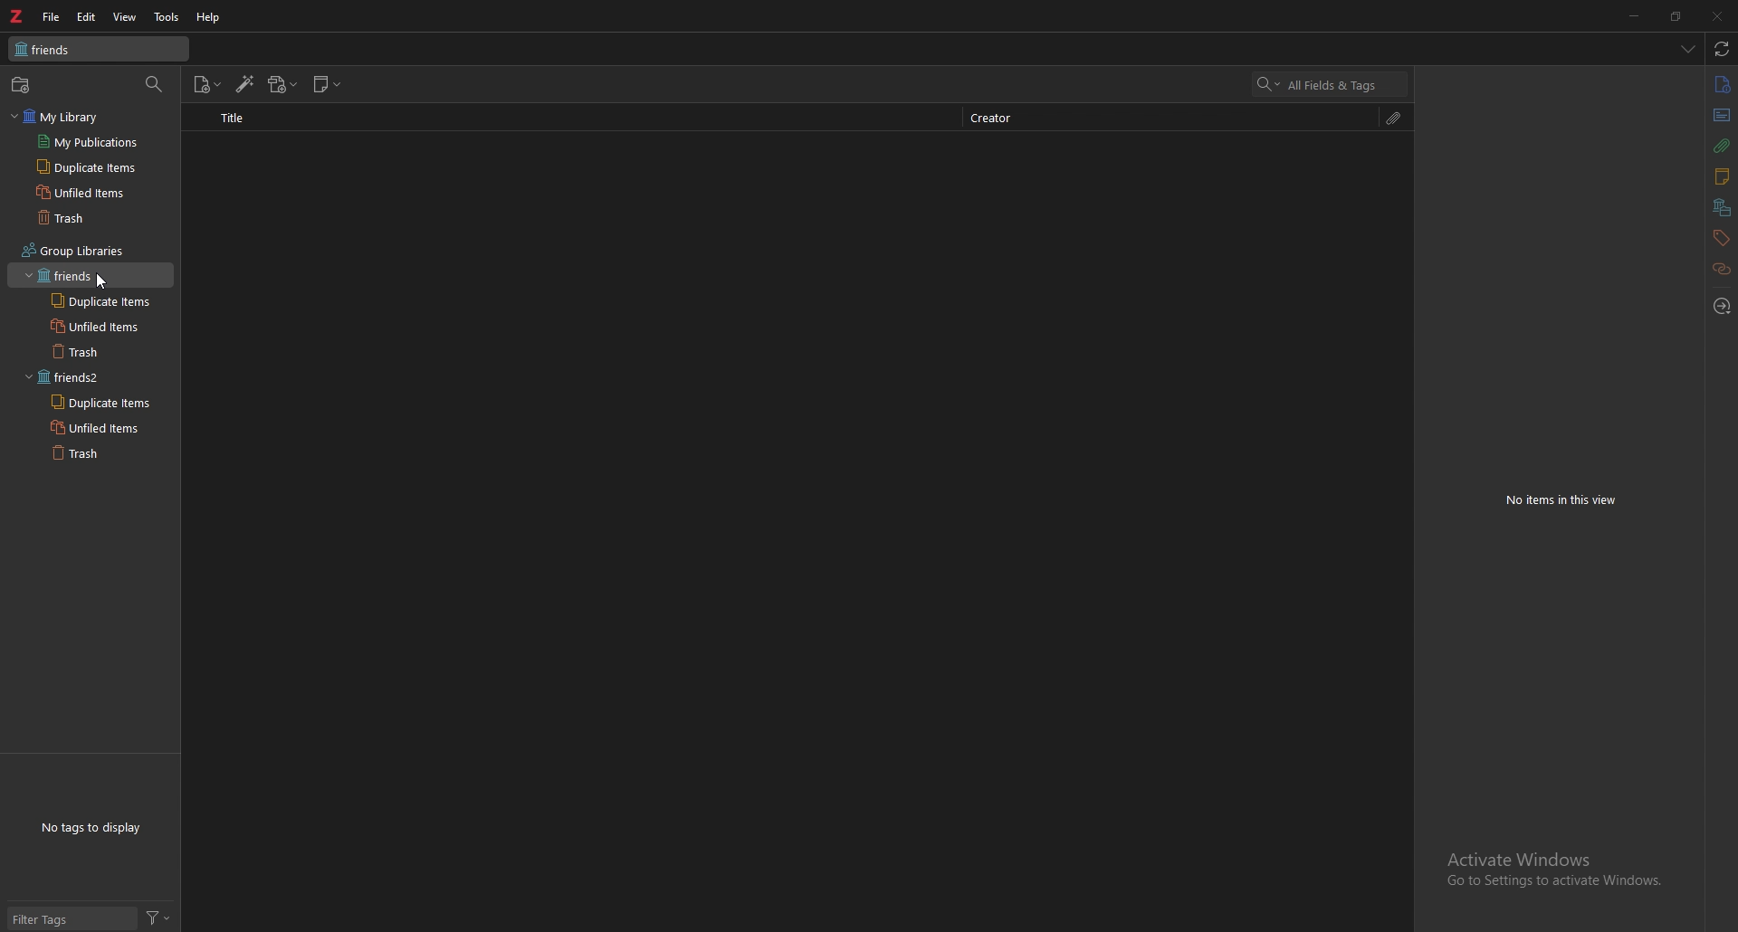 This screenshot has height=932, width=1738. I want to click on Blank space, so click(796, 533).